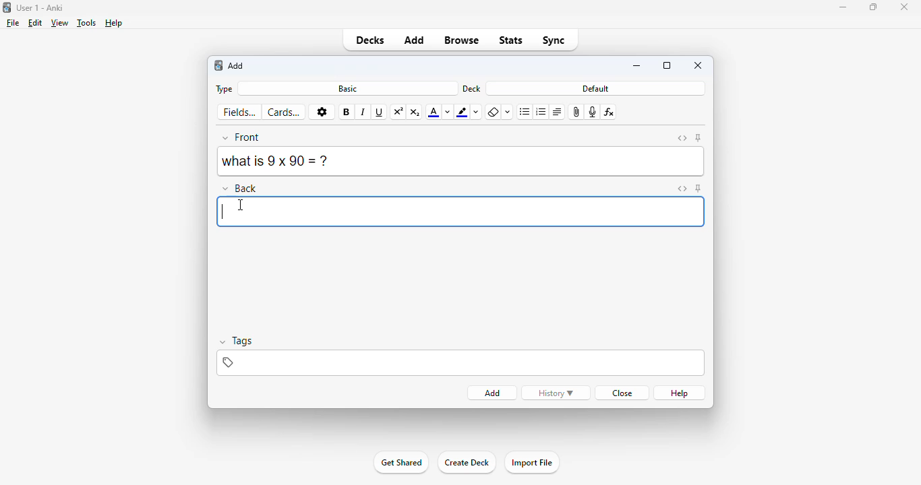 This screenshot has height=485, width=921. What do you see at coordinates (415, 112) in the screenshot?
I see `subscript` at bounding box center [415, 112].